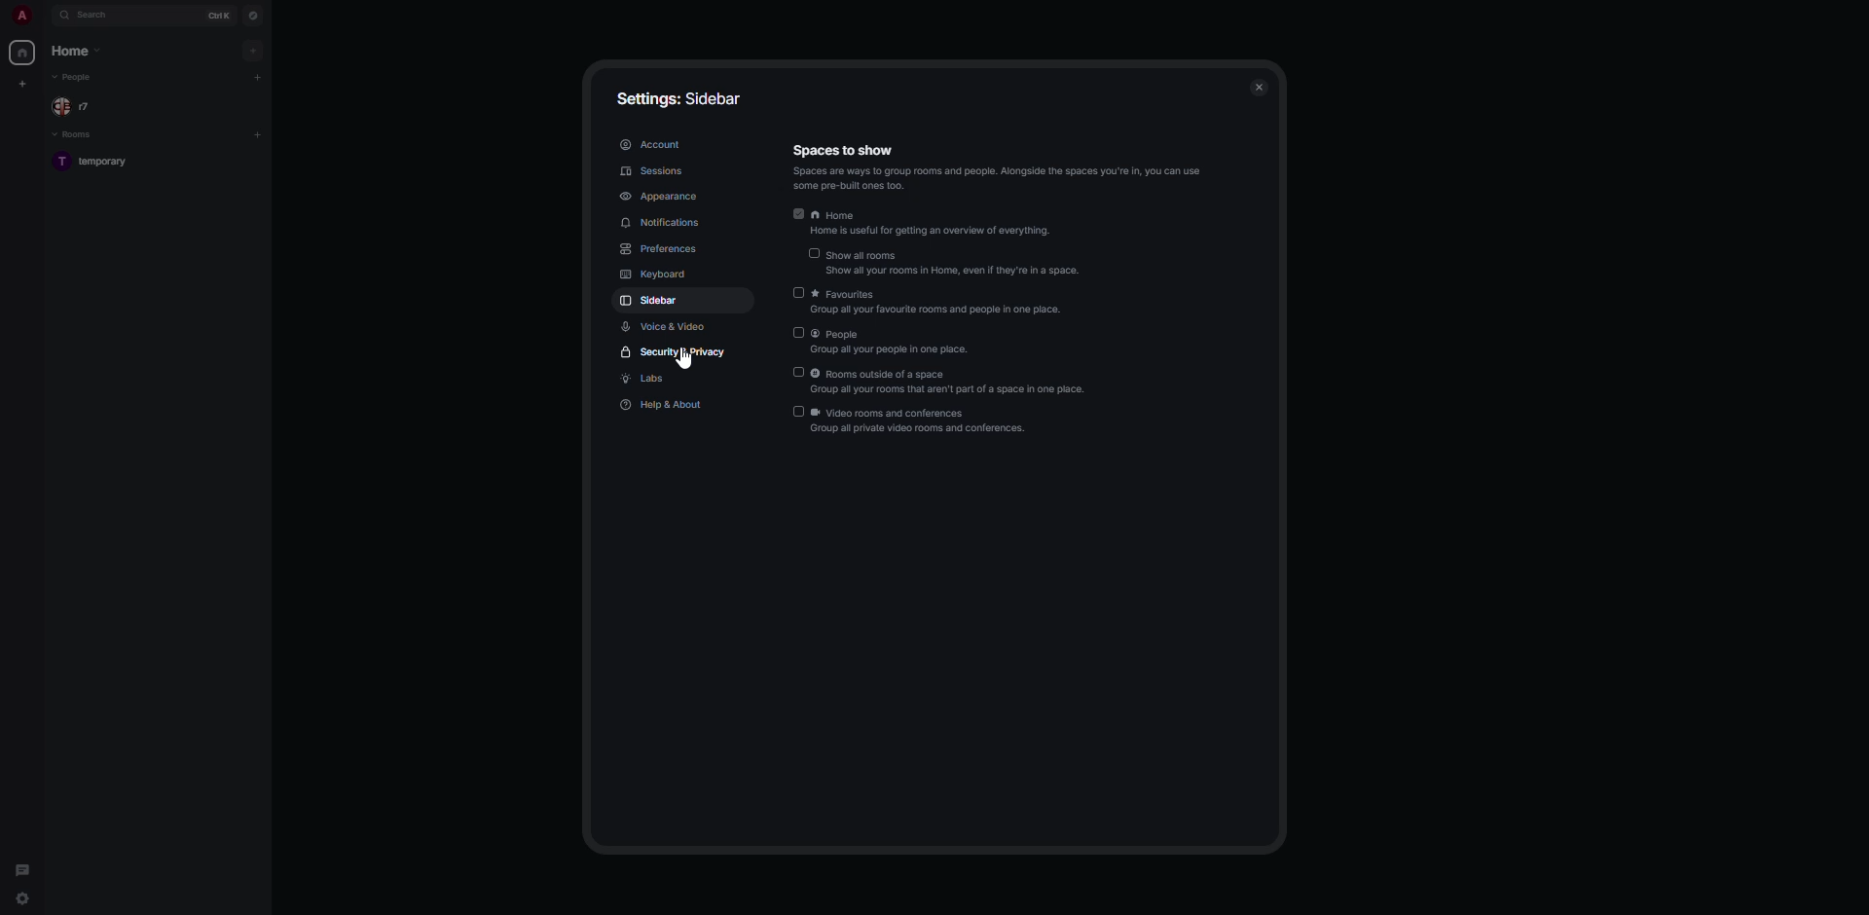 The image size is (1869, 915). Describe the element at coordinates (100, 163) in the screenshot. I see `room` at that location.